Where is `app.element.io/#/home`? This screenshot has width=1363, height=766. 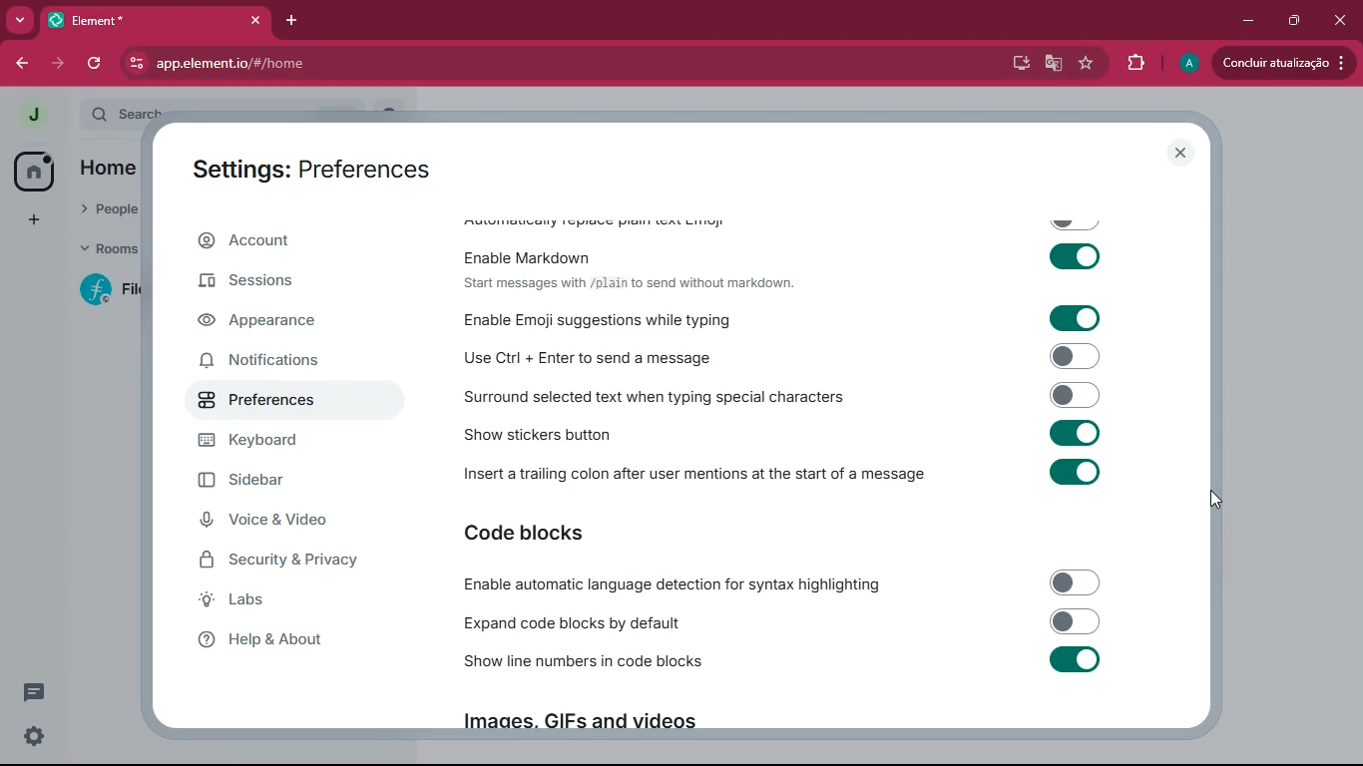
app.element.io/#/home is located at coordinates (313, 65).